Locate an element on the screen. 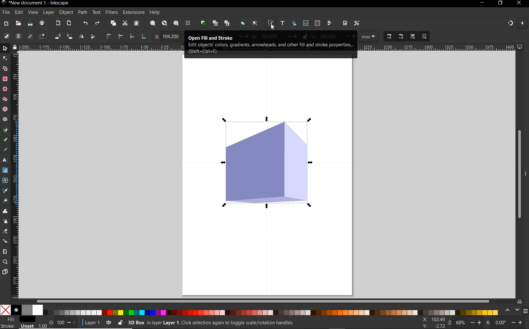 This screenshot has width=529, height=329. HELP is located at coordinates (155, 12).